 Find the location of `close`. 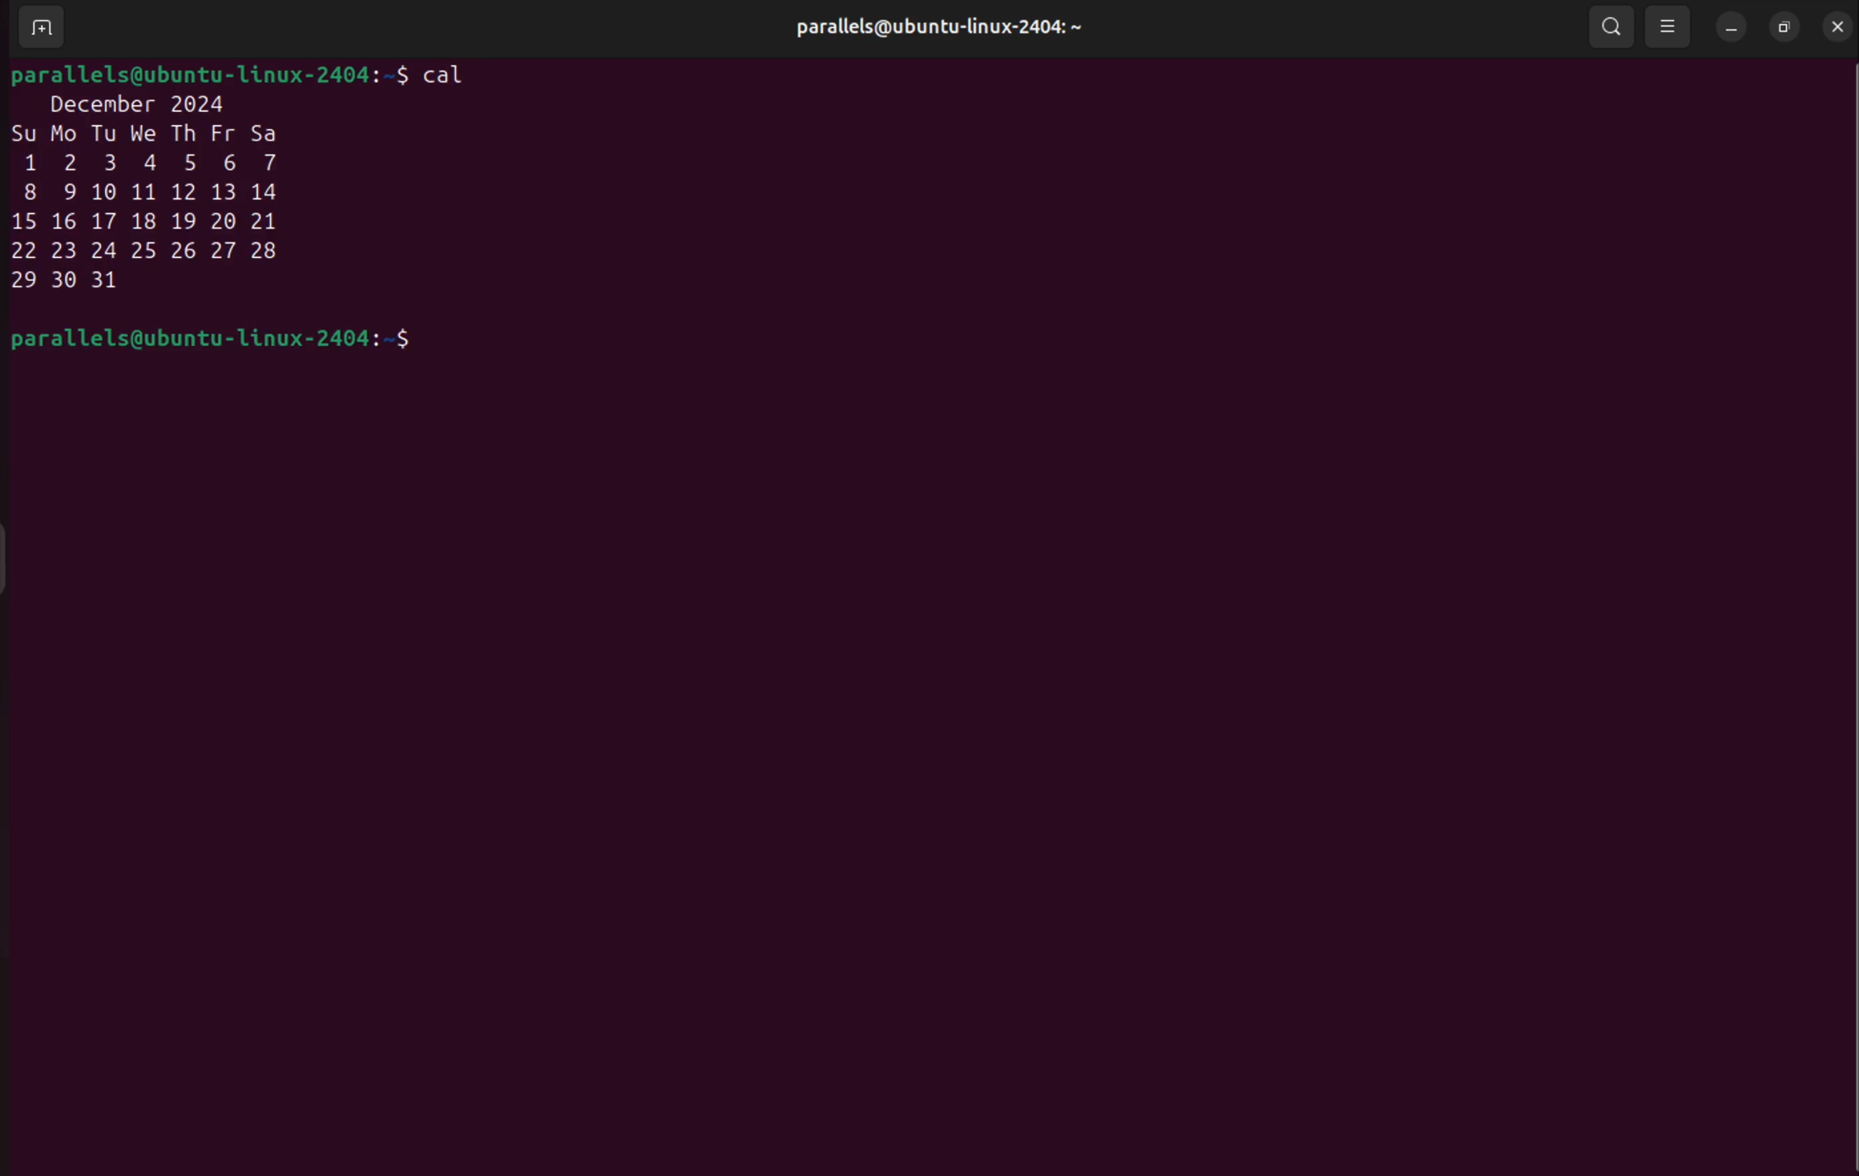

close is located at coordinates (1837, 29).